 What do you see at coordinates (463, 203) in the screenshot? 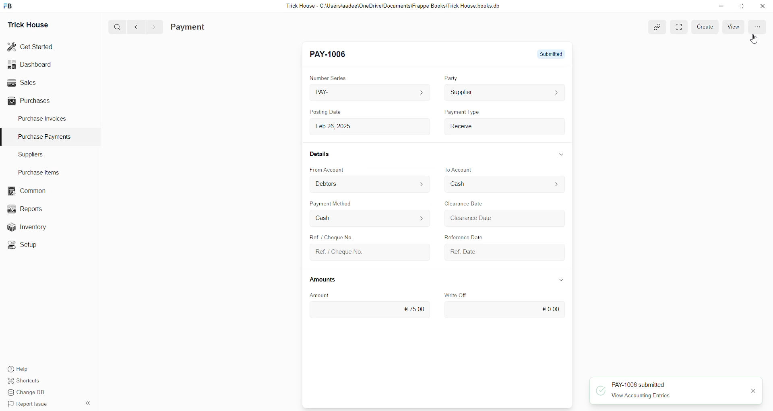
I see `Clearance Date` at bounding box center [463, 203].